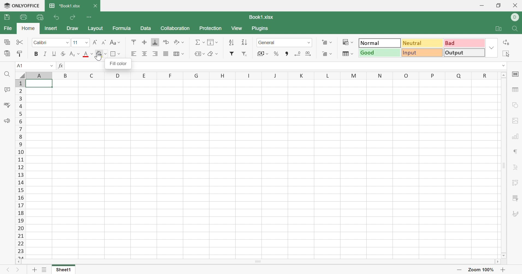 The height and width of the screenshot is (274, 522). I want to click on Insert, so click(51, 28).